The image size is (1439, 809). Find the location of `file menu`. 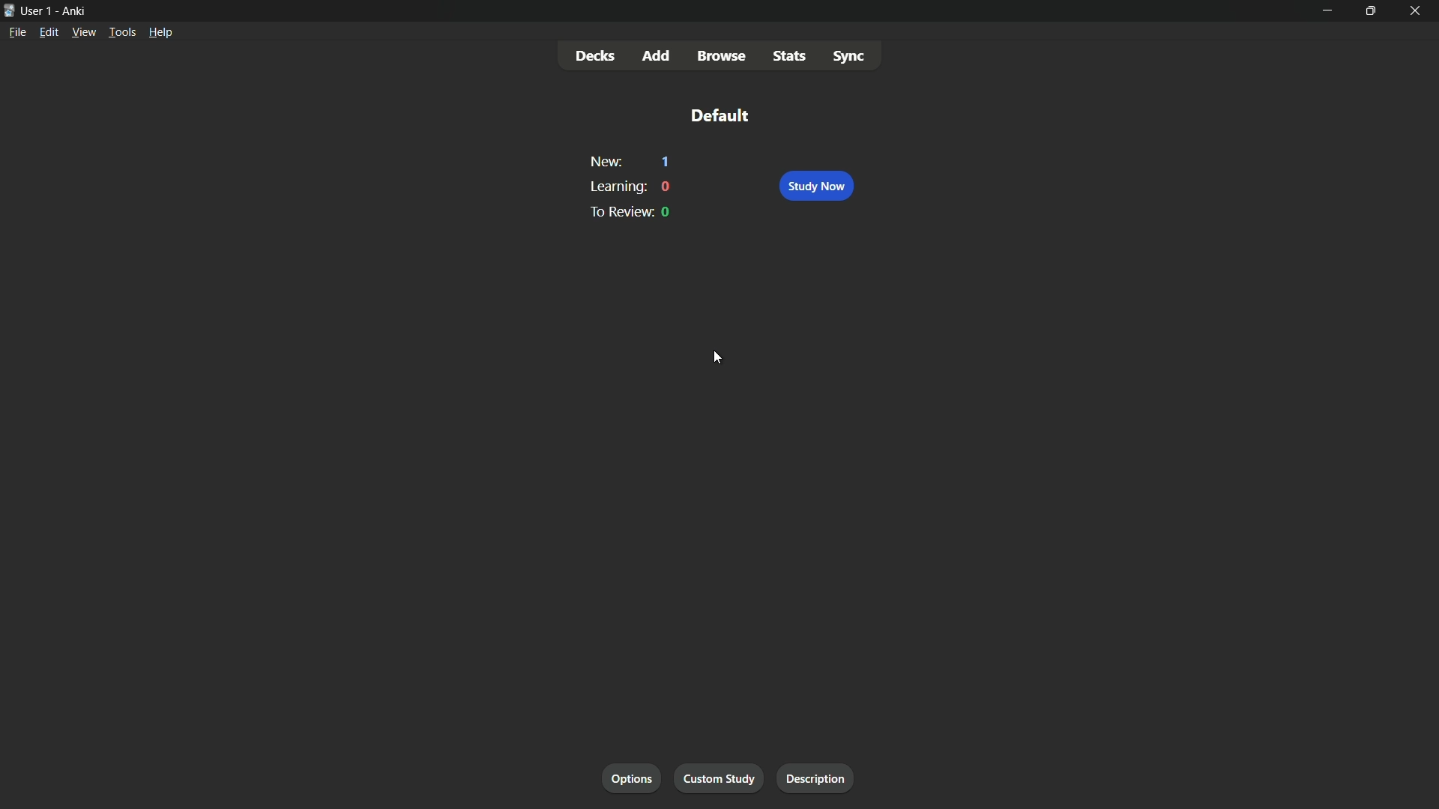

file menu is located at coordinates (16, 31).